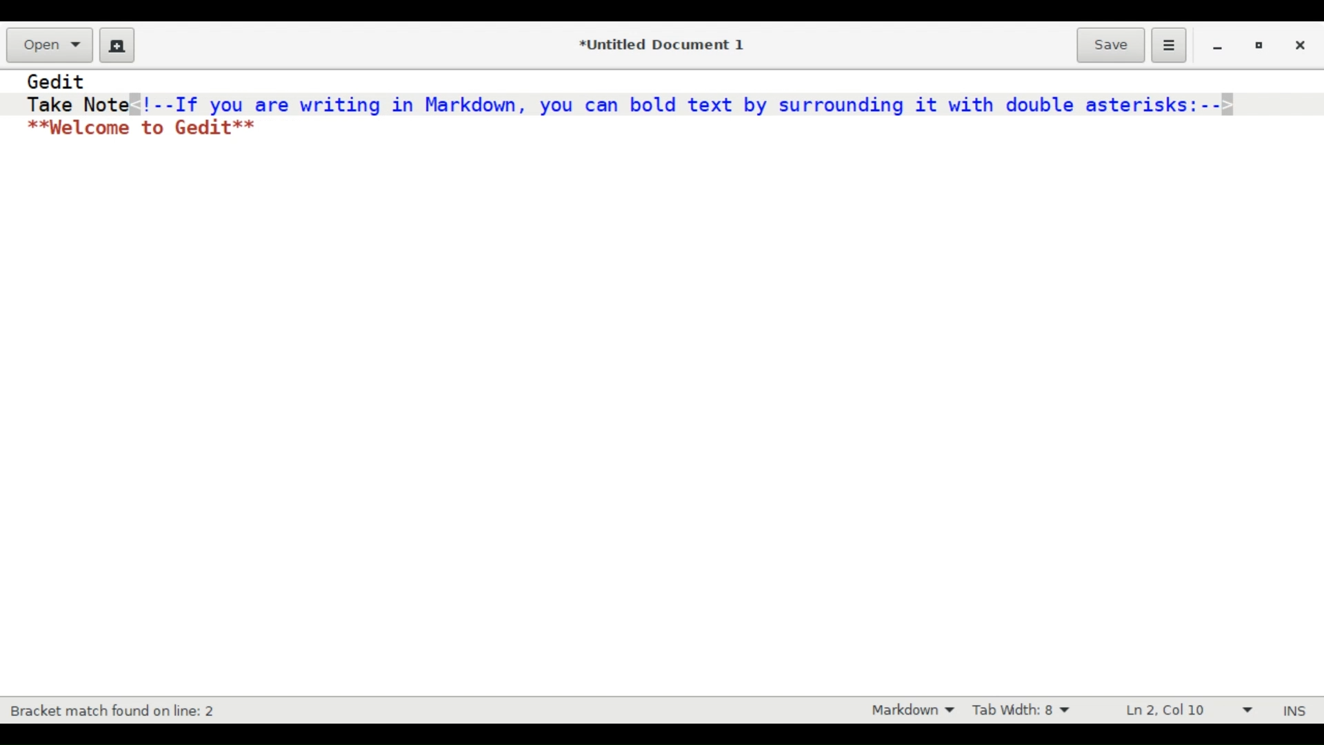  Describe the element at coordinates (914, 711) in the screenshot. I see `Highlight mode dropdown menu` at that location.